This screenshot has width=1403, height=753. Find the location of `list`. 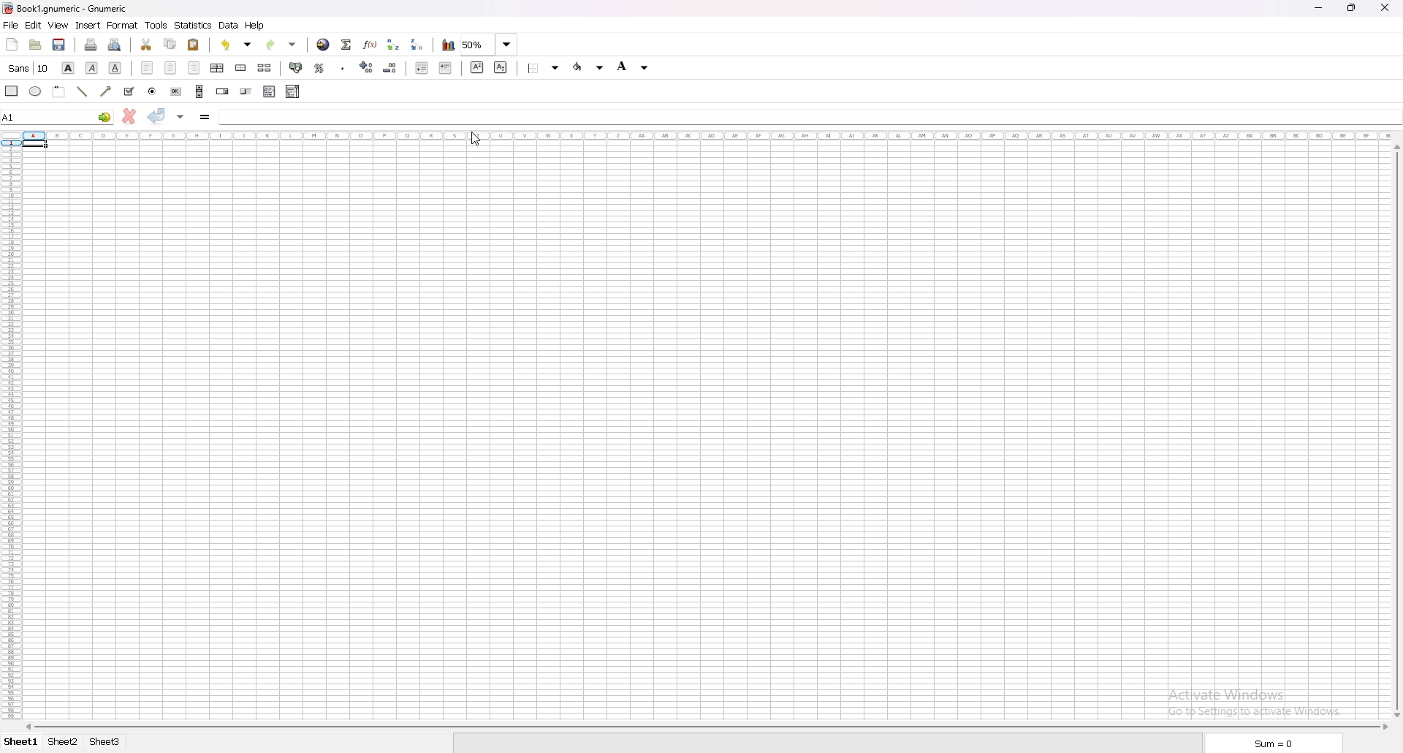

list is located at coordinates (270, 91).